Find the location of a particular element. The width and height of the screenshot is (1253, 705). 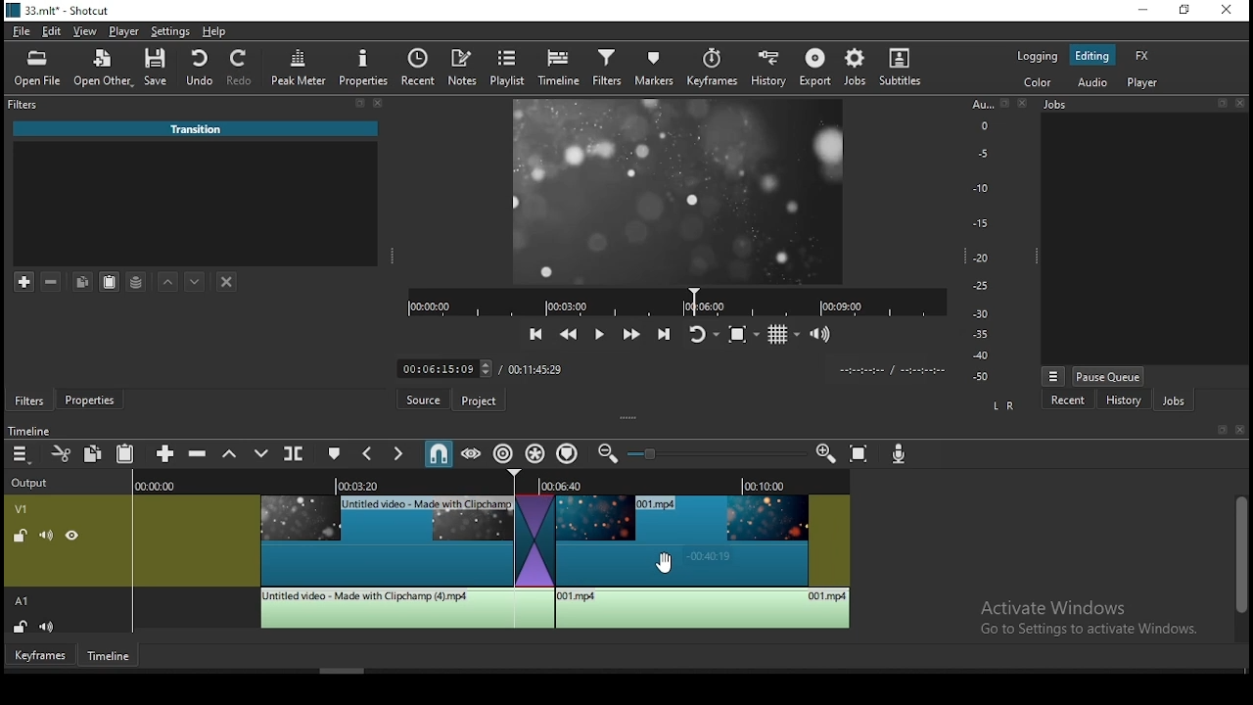

keyframe is located at coordinates (38, 657).